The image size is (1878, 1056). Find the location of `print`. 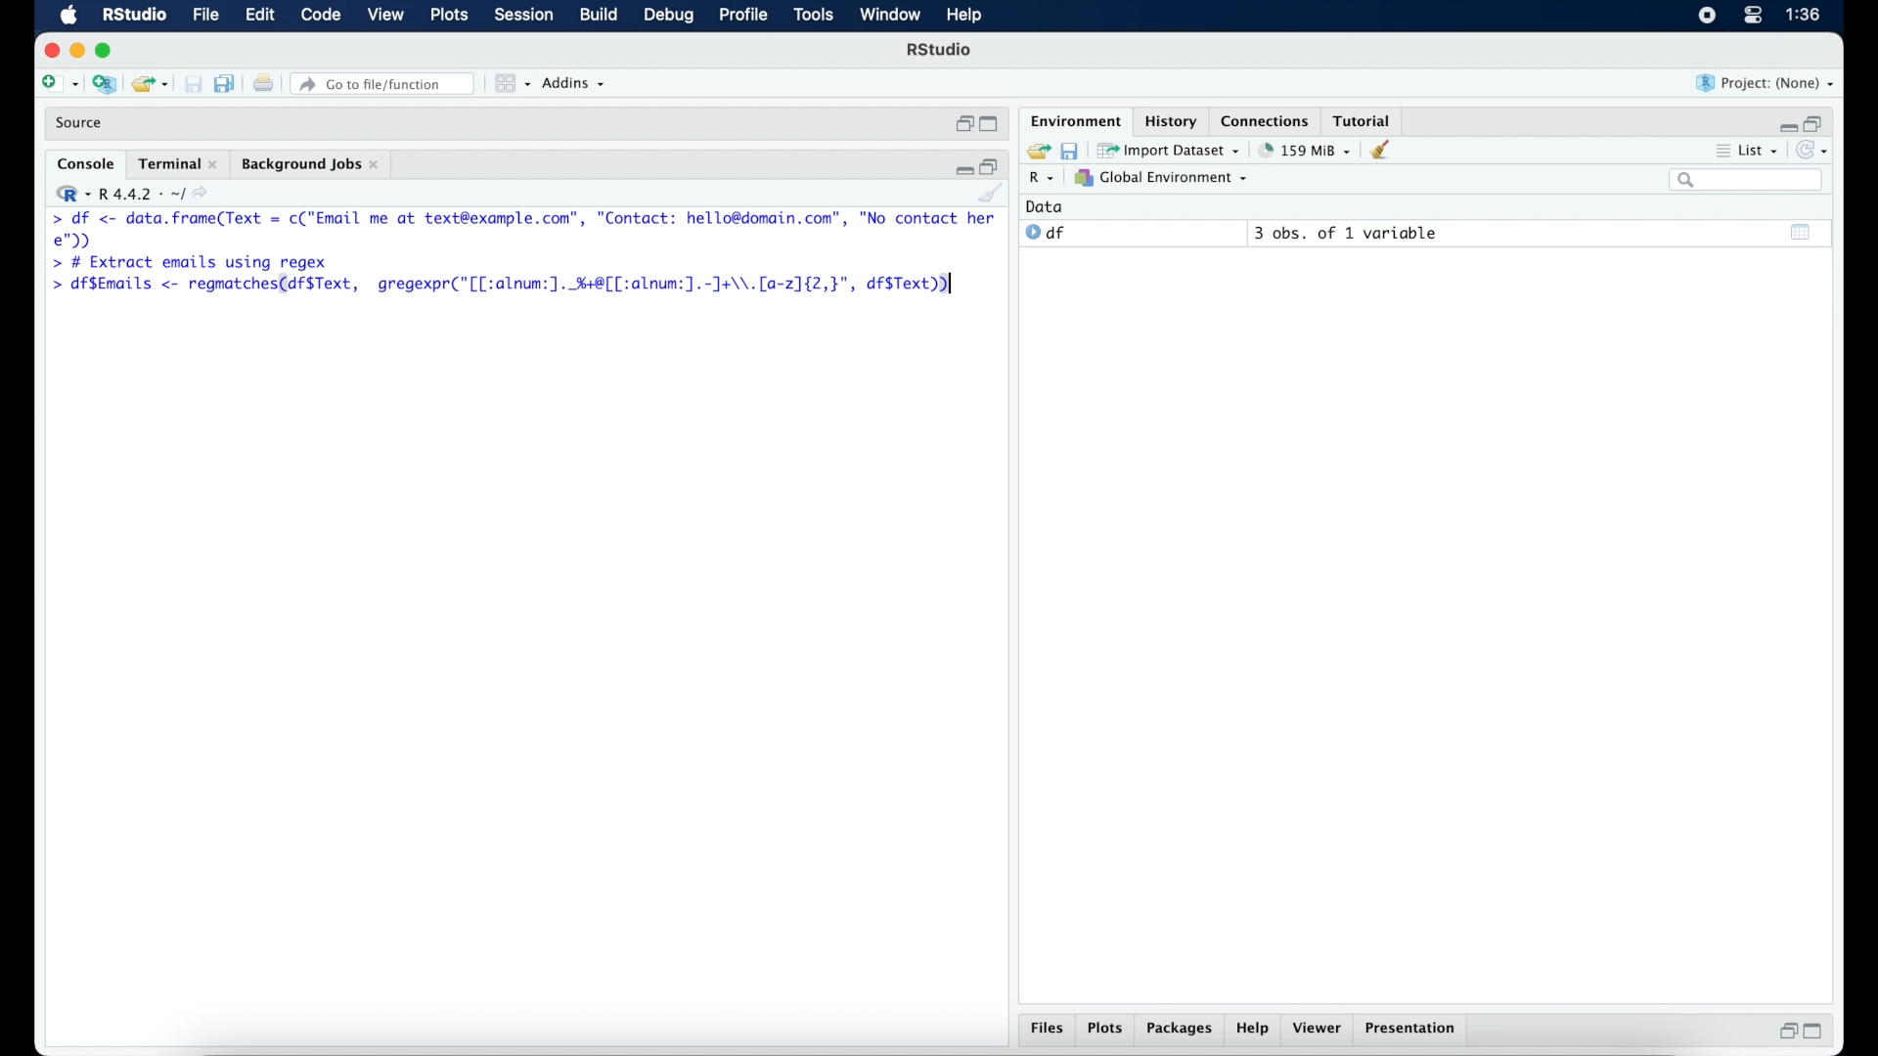

print is located at coordinates (262, 83).